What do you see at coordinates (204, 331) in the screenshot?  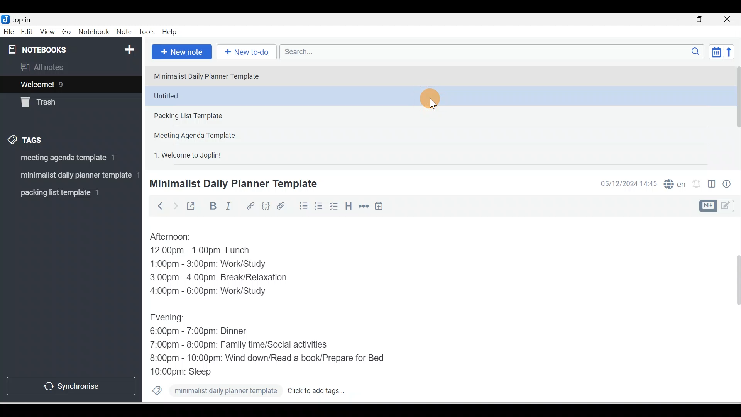 I see `6:00pm - 7:00pm: Dinner` at bounding box center [204, 331].